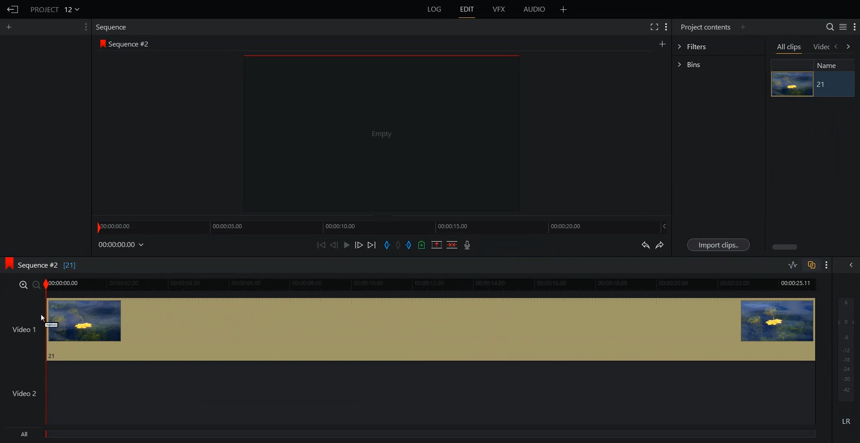  What do you see at coordinates (430, 393) in the screenshot?
I see `Video 2` at bounding box center [430, 393].